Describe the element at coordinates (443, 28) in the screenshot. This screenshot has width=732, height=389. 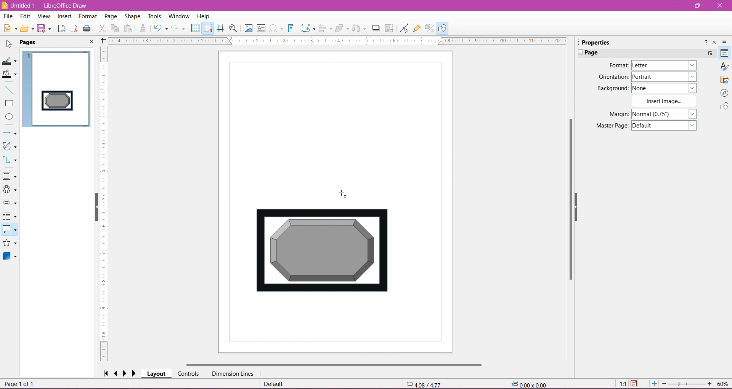
I see `Show Draw Functions` at that location.